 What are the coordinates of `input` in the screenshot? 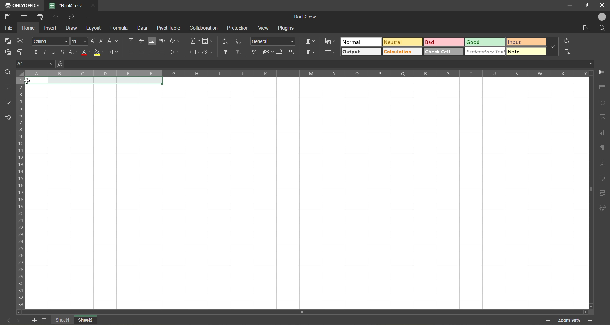 It's located at (526, 42).